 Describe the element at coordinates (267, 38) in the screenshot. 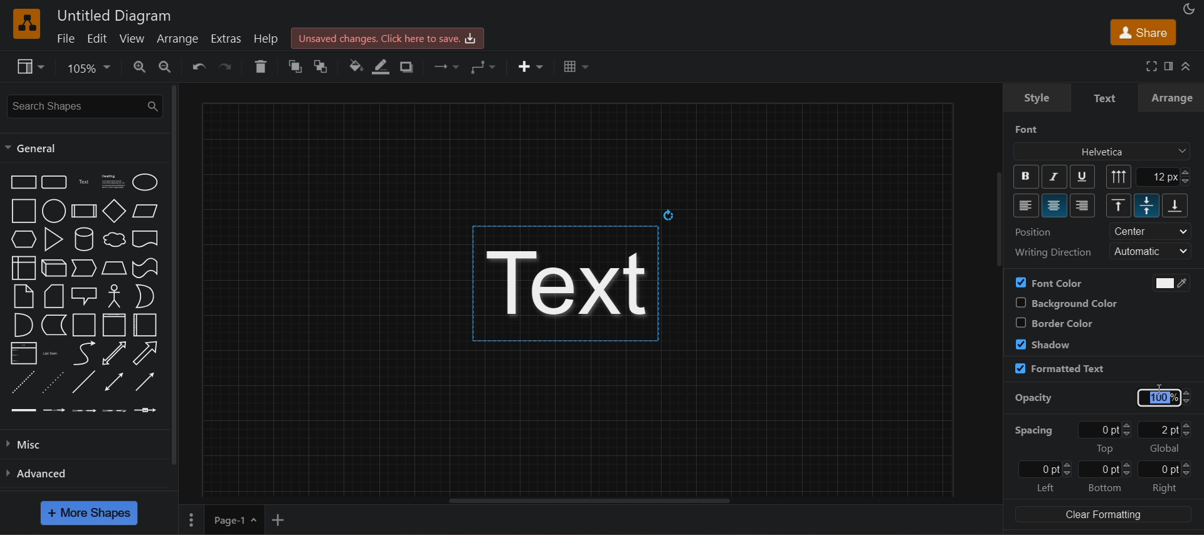

I see `help` at that location.